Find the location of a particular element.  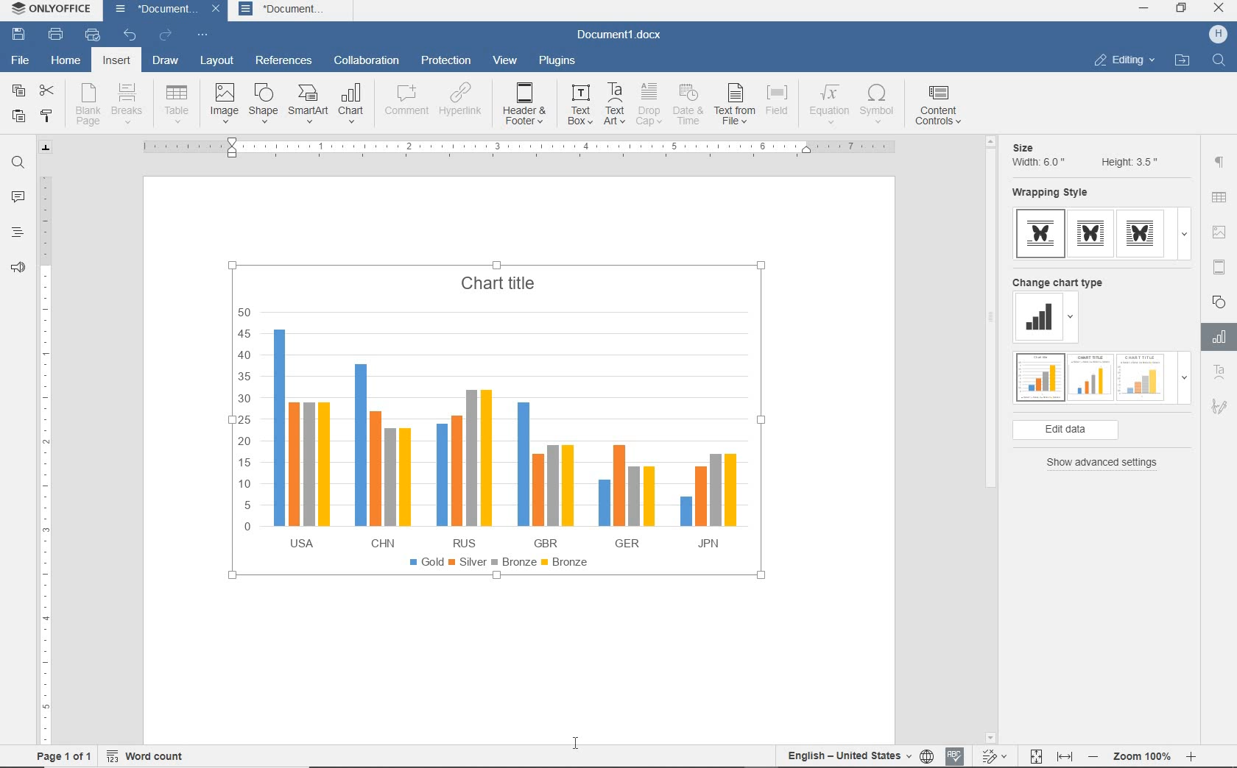

chart title is located at coordinates (502, 282).